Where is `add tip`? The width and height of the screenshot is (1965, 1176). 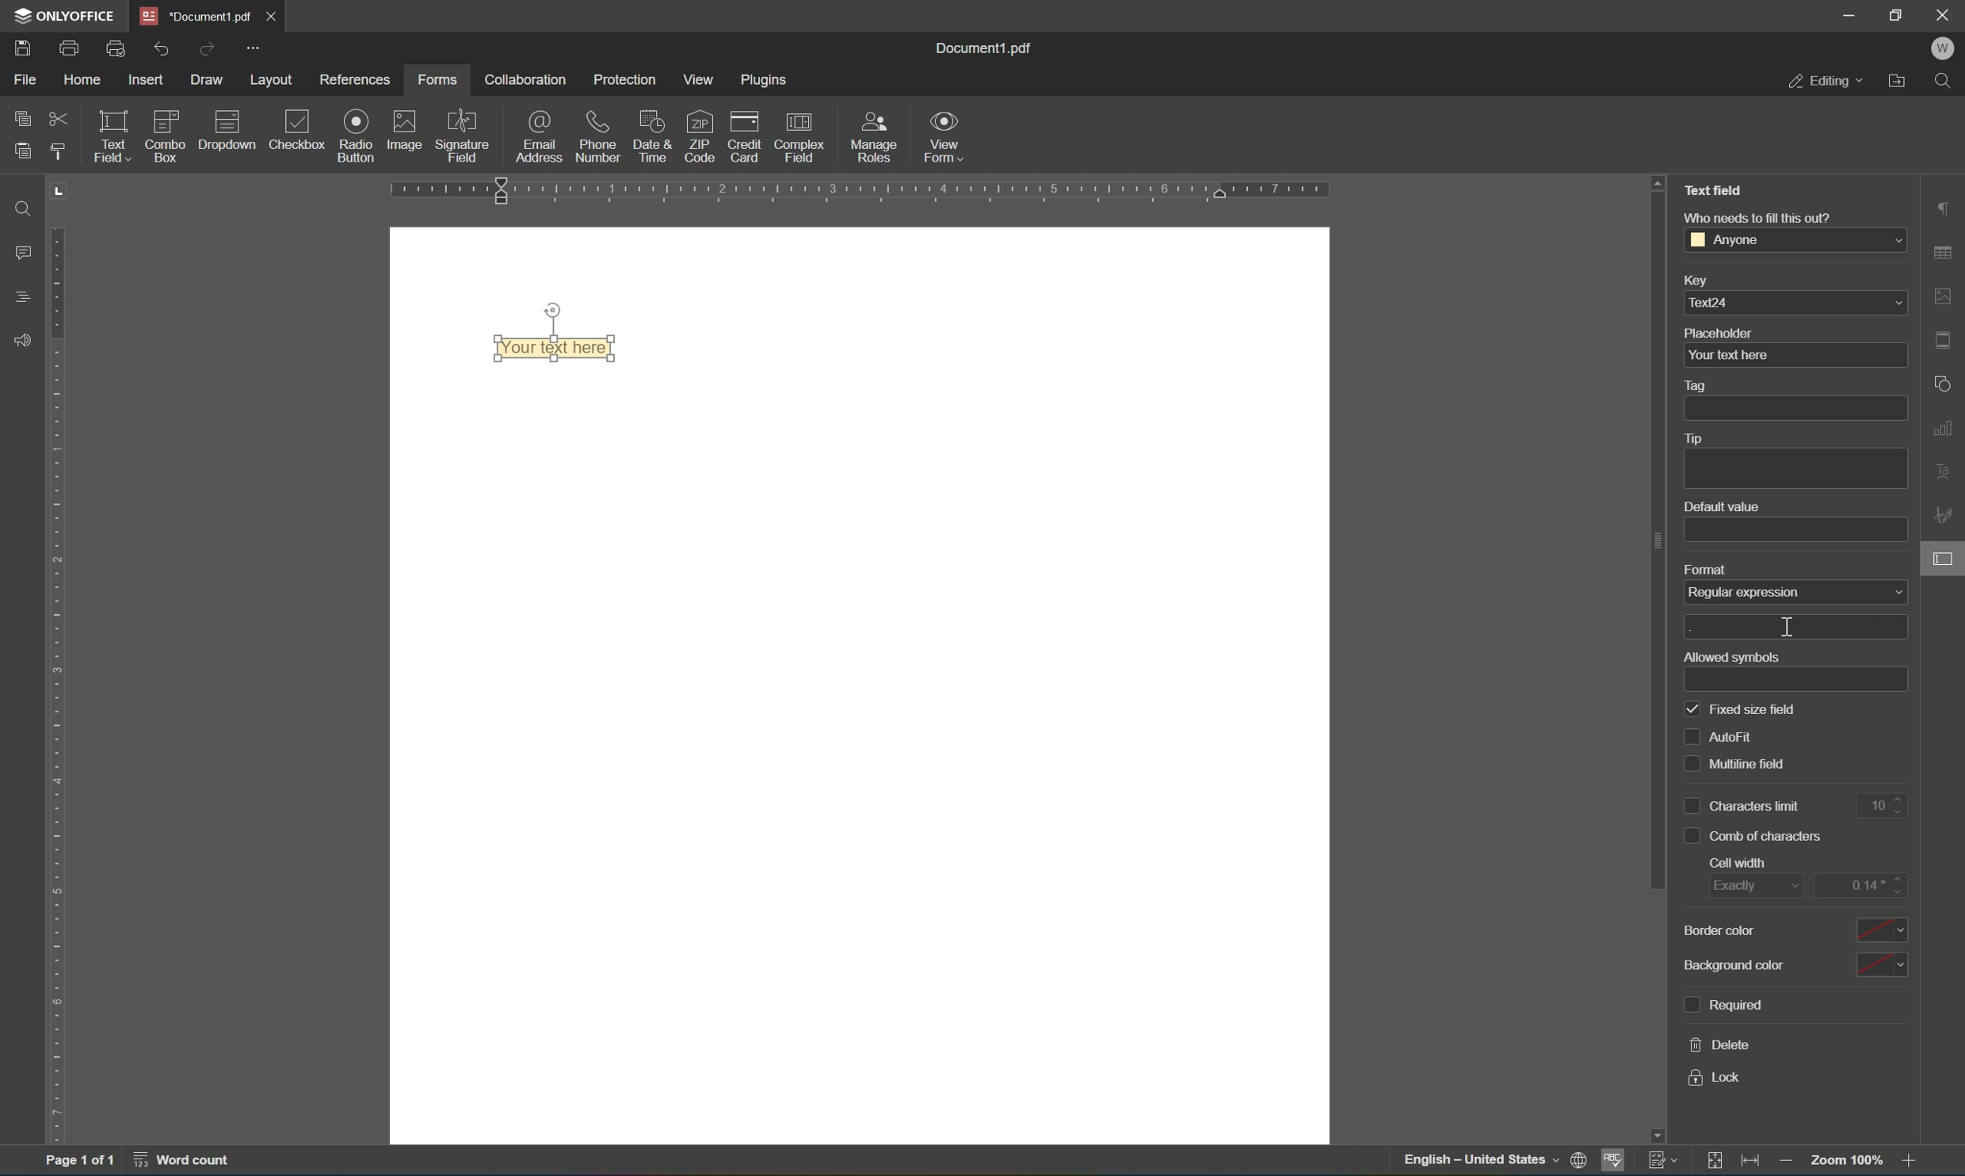 add tip is located at coordinates (1795, 470).